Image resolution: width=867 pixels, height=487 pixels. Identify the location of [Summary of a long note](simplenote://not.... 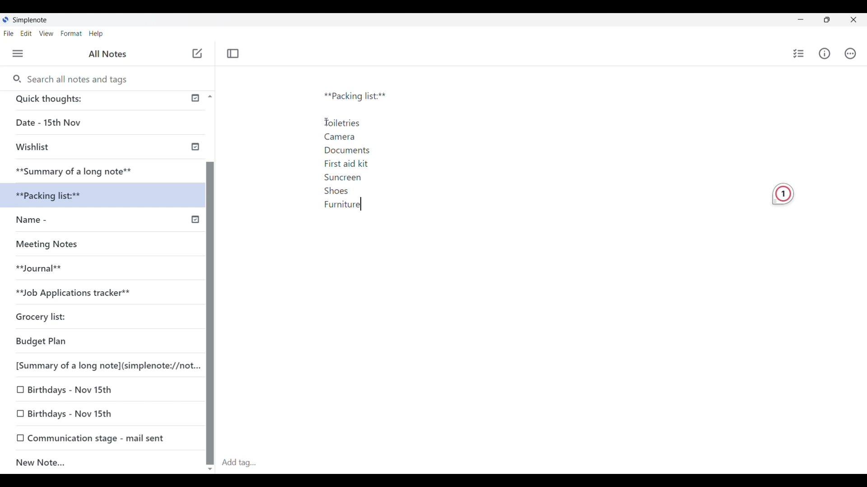
(104, 365).